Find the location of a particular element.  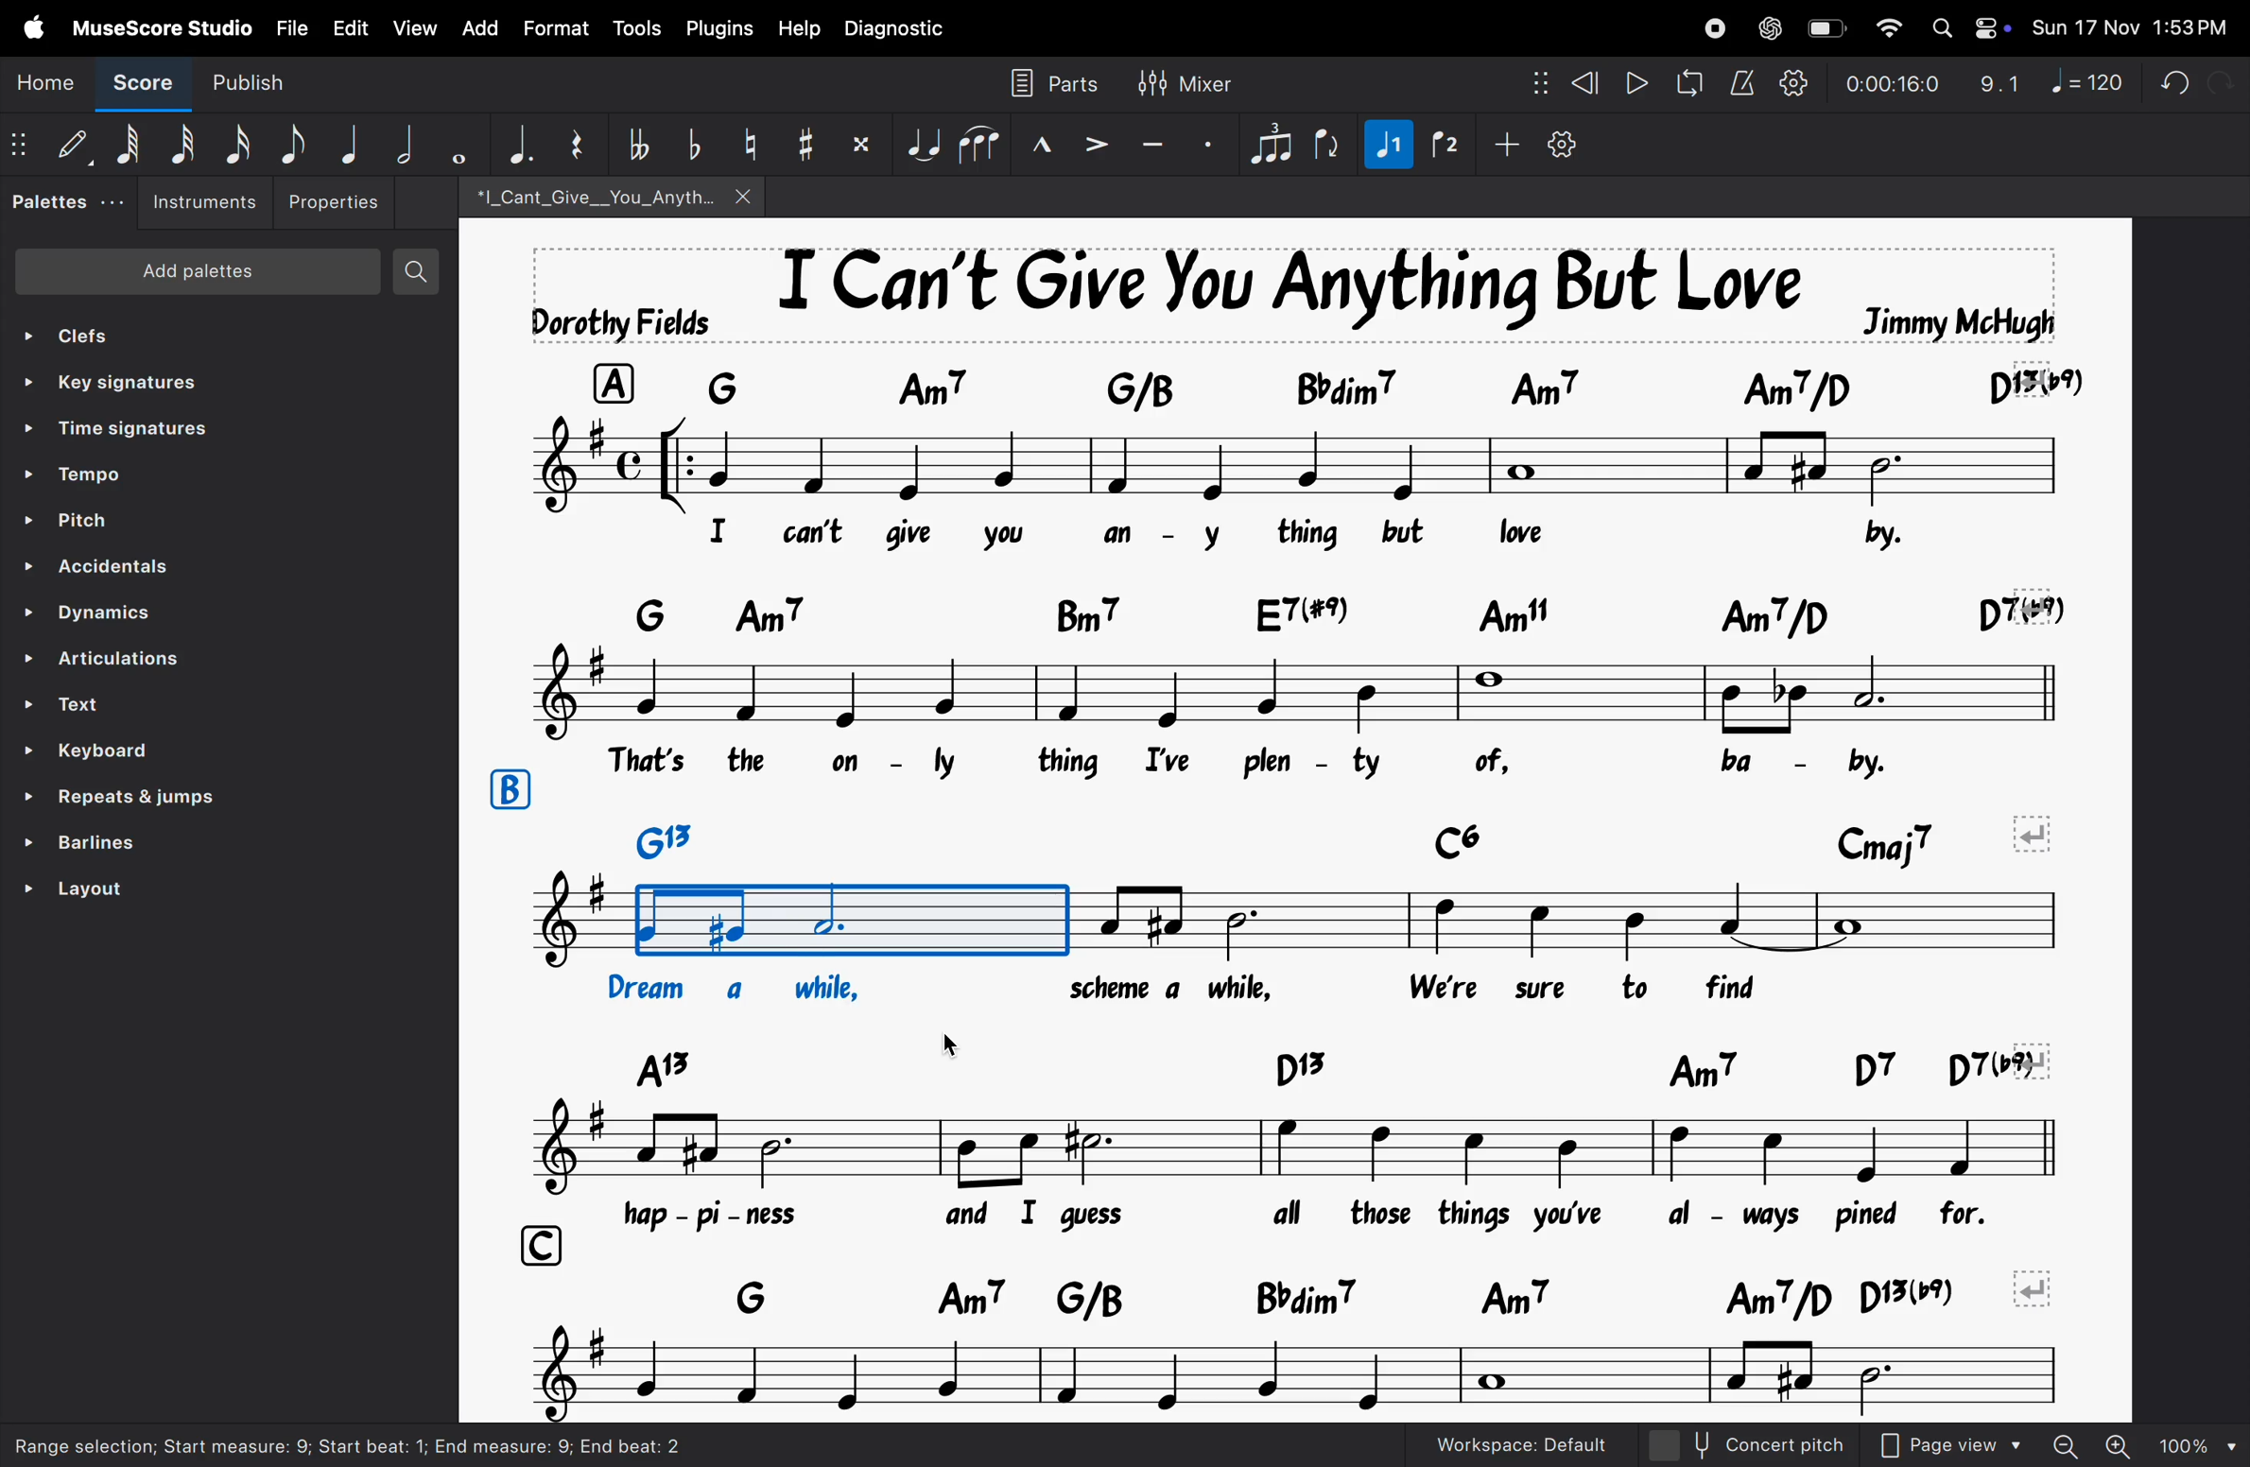

song title is located at coordinates (1293, 296).